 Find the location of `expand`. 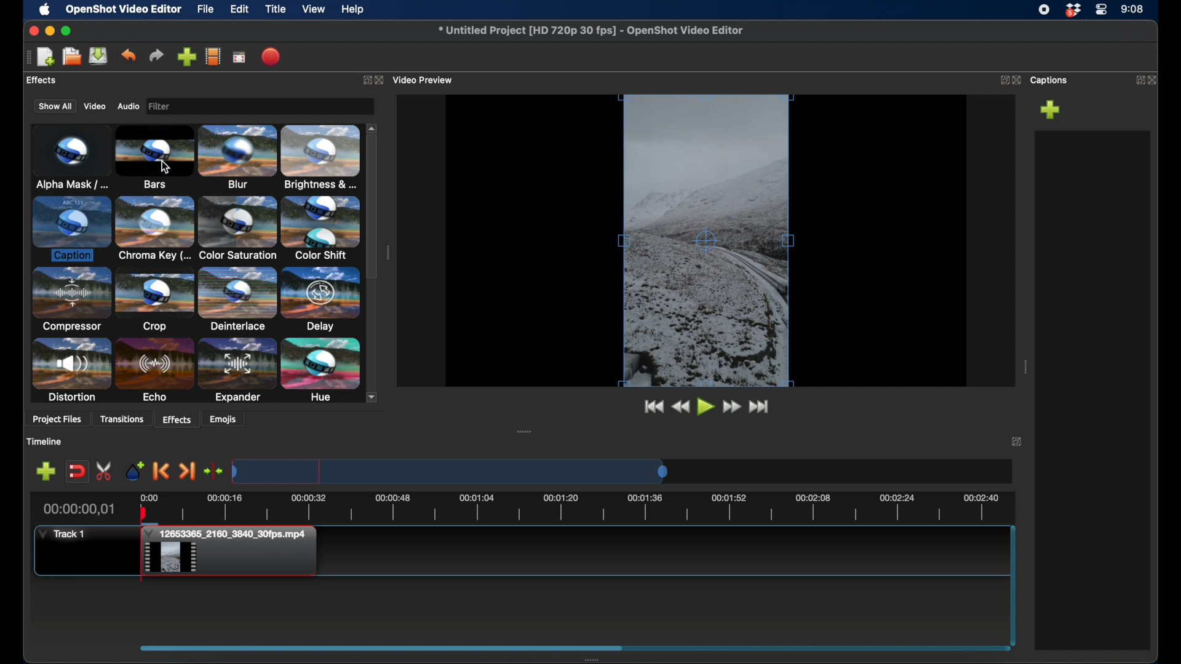

expand is located at coordinates (1017, 443).